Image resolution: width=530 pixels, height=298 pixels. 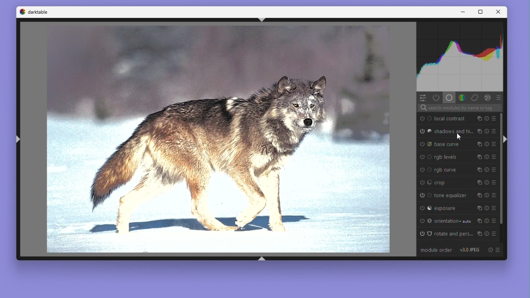 What do you see at coordinates (452, 195) in the screenshot?
I see `tone equalizer` at bounding box center [452, 195].